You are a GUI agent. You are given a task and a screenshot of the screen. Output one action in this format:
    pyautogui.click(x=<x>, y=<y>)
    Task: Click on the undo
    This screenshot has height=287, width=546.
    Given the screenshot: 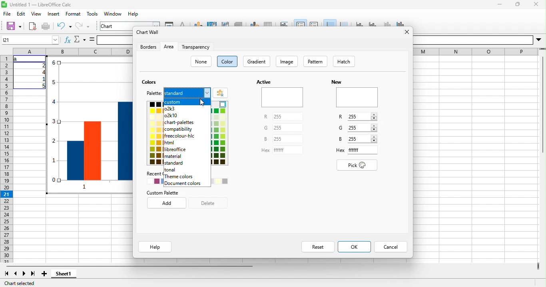 What is the action you would take?
    pyautogui.click(x=64, y=26)
    